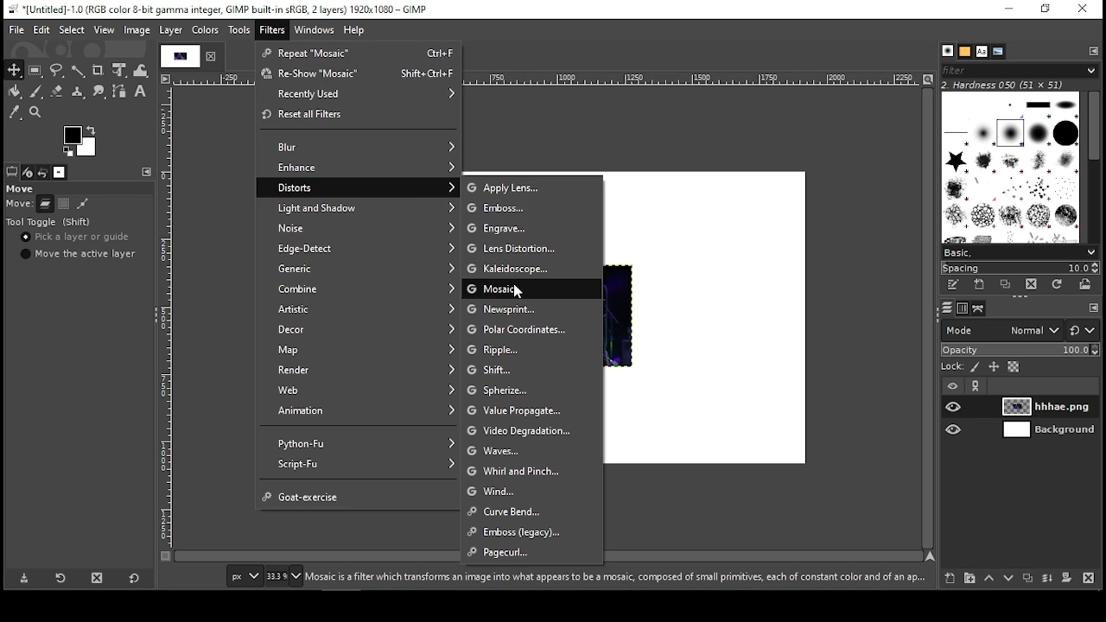 The image size is (1106, 622). Describe the element at coordinates (357, 115) in the screenshot. I see `reset all filters` at that location.